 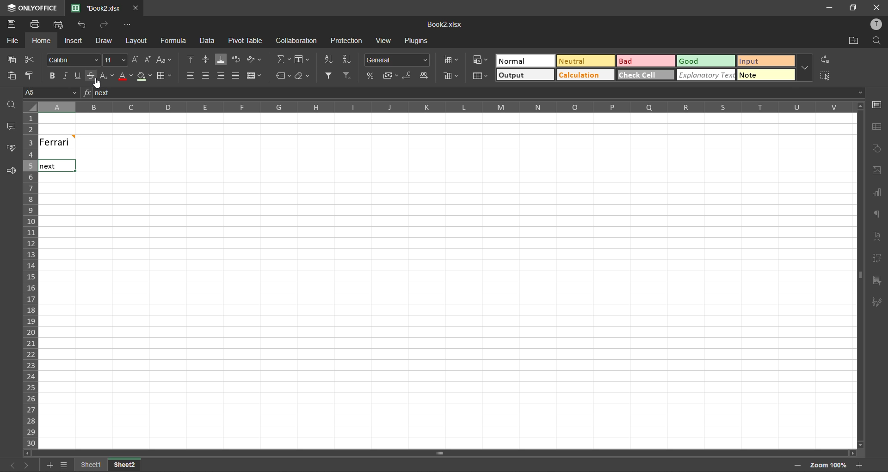 I want to click on cell address, so click(x=52, y=92).